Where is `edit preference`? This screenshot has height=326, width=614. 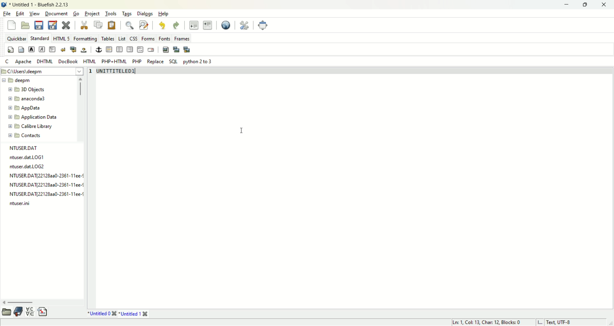
edit preference is located at coordinates (244, 25).